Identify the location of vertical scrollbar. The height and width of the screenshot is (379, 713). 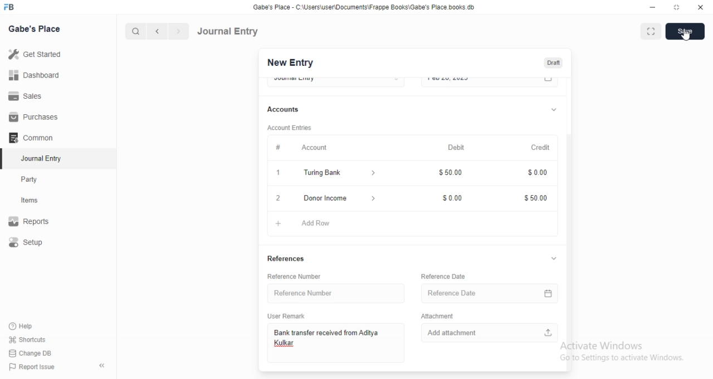
(572, 251).